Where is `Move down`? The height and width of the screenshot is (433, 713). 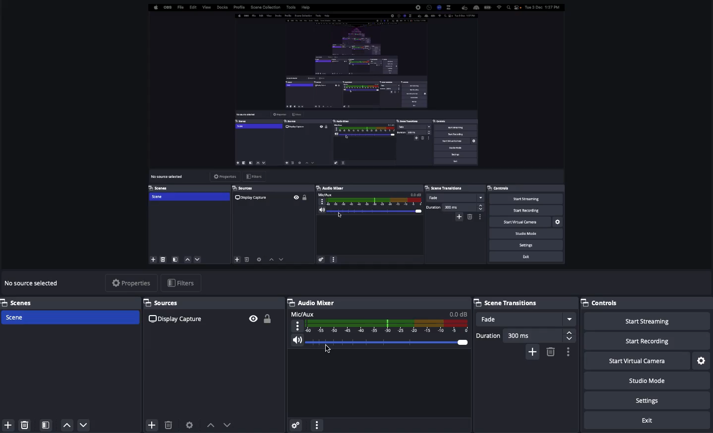 Move down is located at coordinates (228, 425).